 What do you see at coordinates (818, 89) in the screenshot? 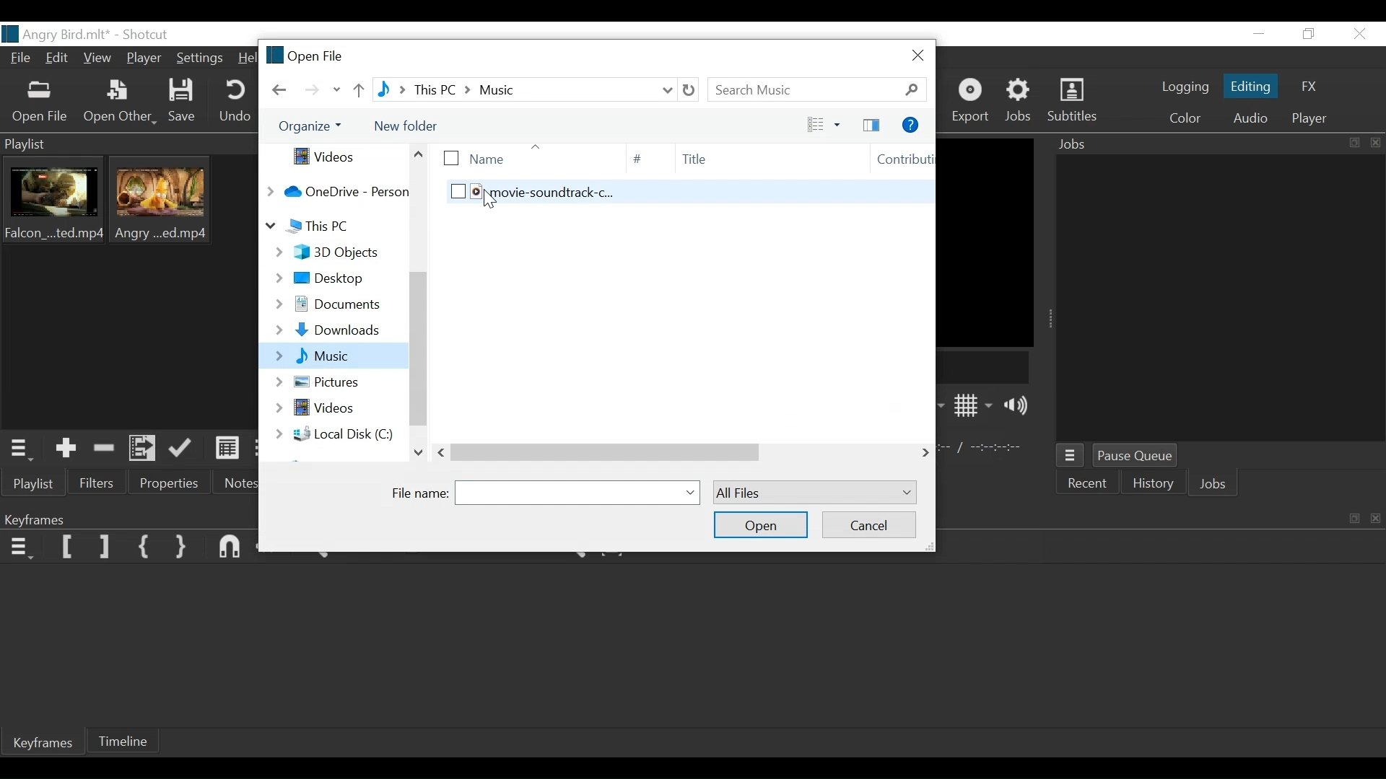
I see `Search Videos` at bounding box center [818, 89].